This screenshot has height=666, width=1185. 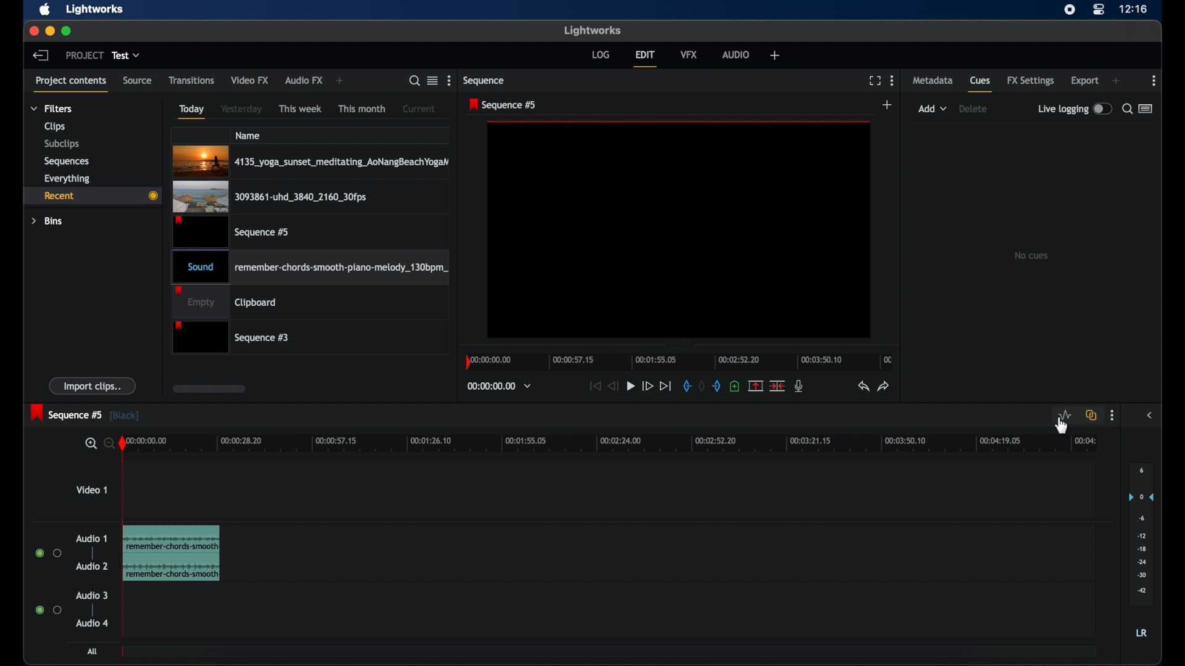 What do you see at coordinates (33, 31) in the screenshot?
I see `close` at bounding box center [33, 31].